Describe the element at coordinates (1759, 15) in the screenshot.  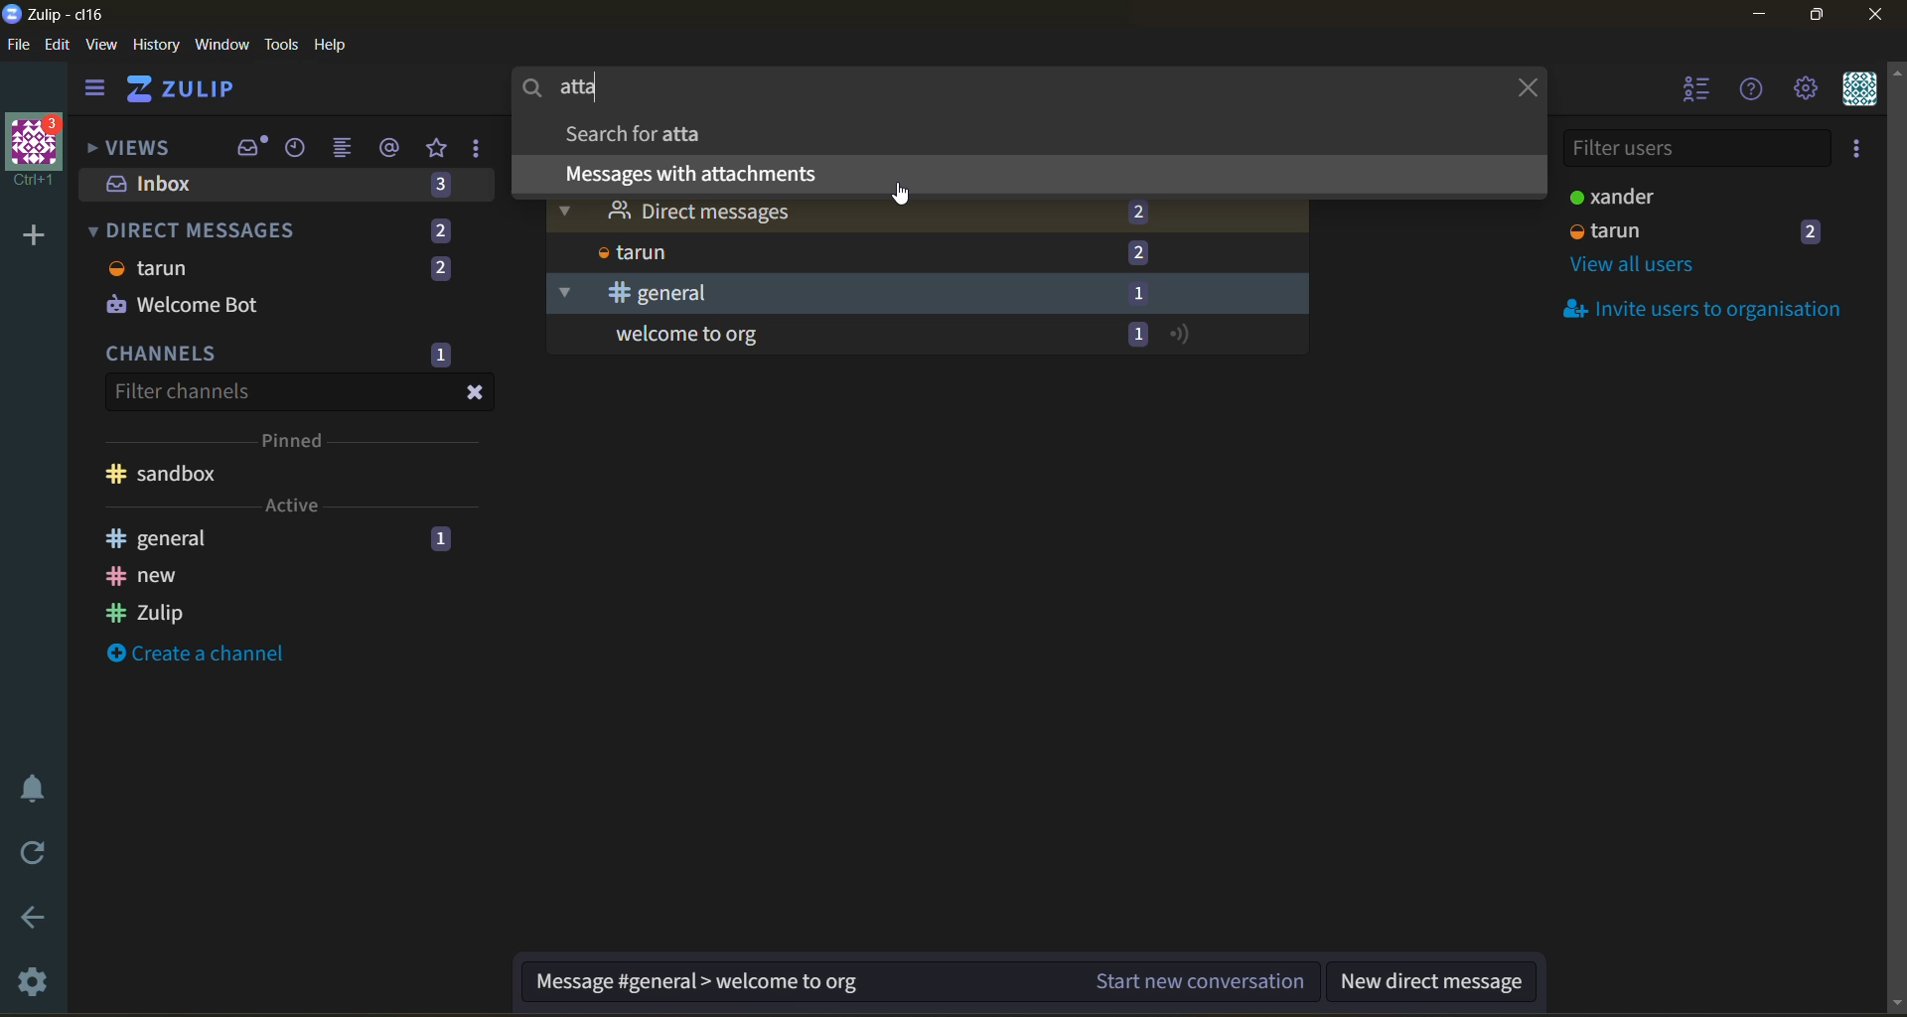
I see `minimize` at that location.